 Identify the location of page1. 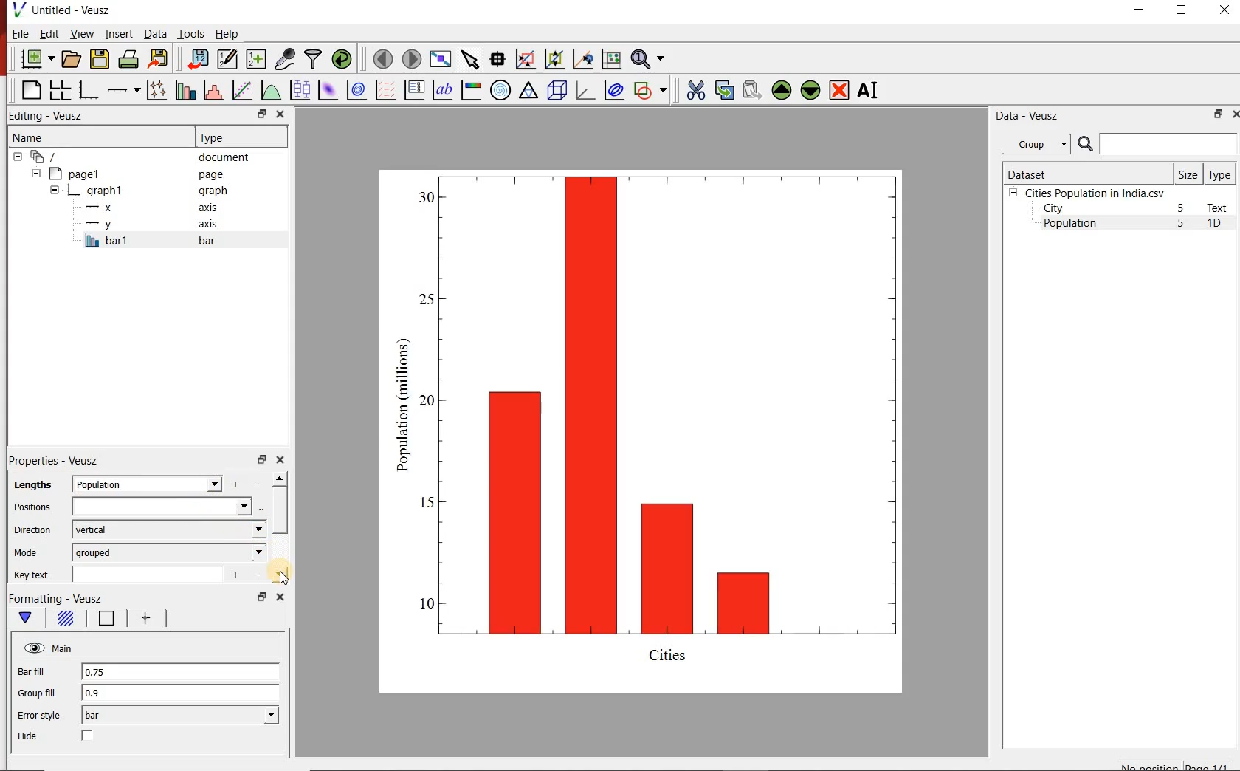
(132, 174).